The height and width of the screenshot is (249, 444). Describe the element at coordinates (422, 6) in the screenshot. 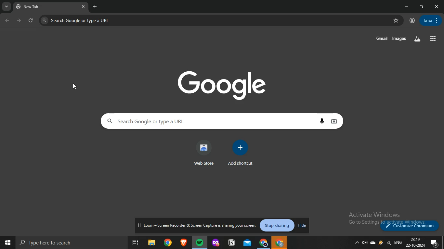

I see `restore down` at that location.